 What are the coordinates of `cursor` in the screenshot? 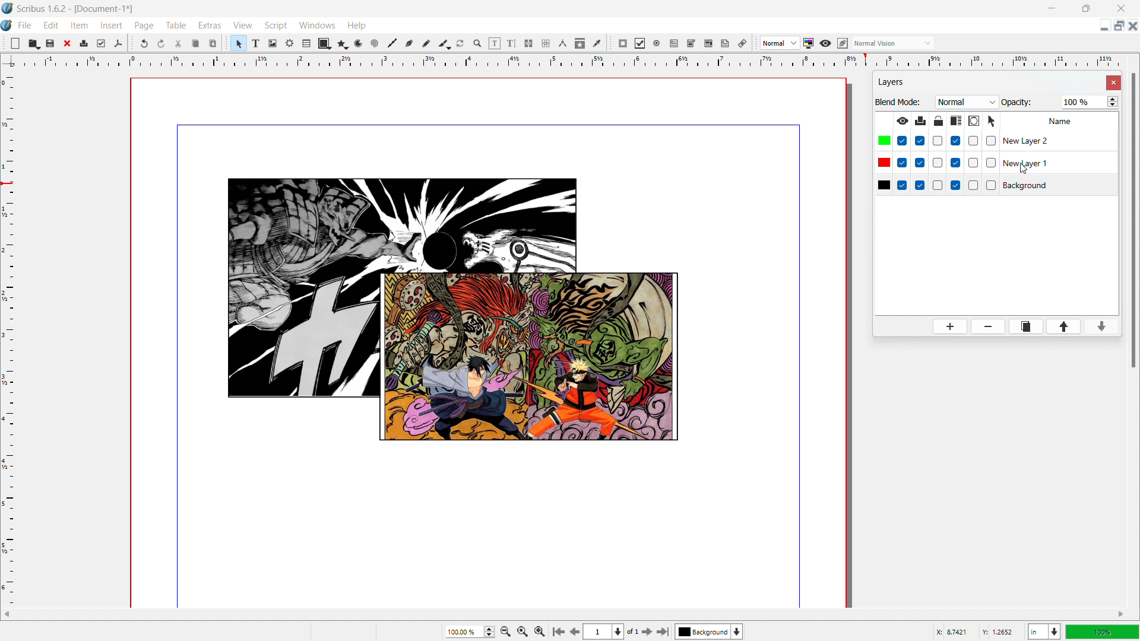 It's located at (1022, 167).